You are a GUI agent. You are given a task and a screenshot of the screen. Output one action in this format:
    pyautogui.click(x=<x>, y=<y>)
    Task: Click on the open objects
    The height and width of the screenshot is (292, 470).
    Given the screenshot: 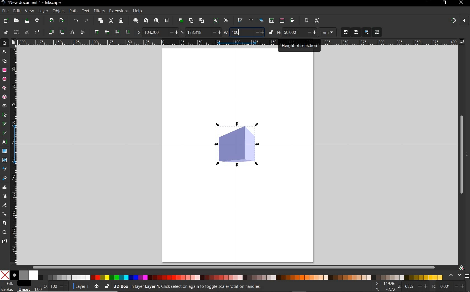 What is the action you would take?
    pyautogui.click(x=262, y=20)
    